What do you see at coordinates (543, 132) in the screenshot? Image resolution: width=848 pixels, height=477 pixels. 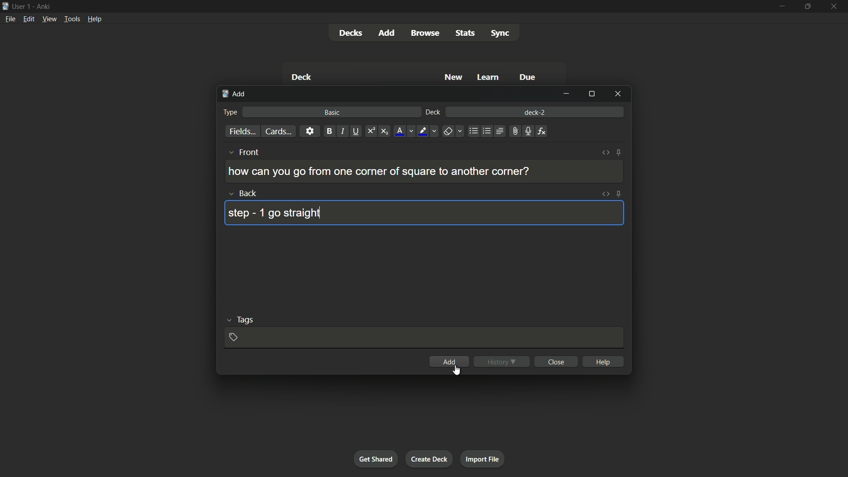 I see `equations` at bounding box center [543, 132].